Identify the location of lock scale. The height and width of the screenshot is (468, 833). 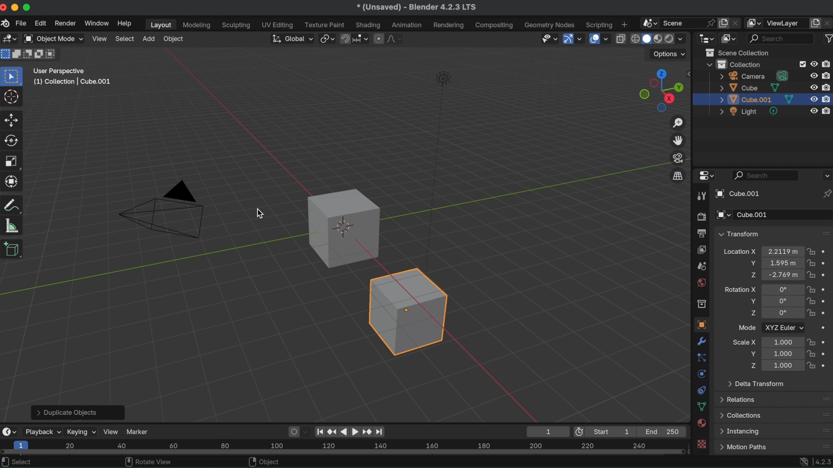
(810, 354).